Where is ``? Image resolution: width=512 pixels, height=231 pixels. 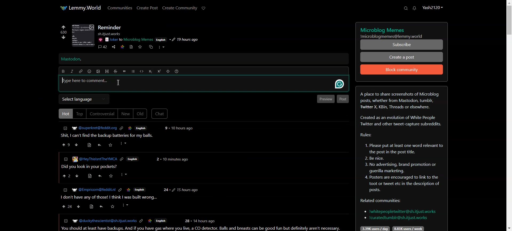  is located at coordinates (100, 40).